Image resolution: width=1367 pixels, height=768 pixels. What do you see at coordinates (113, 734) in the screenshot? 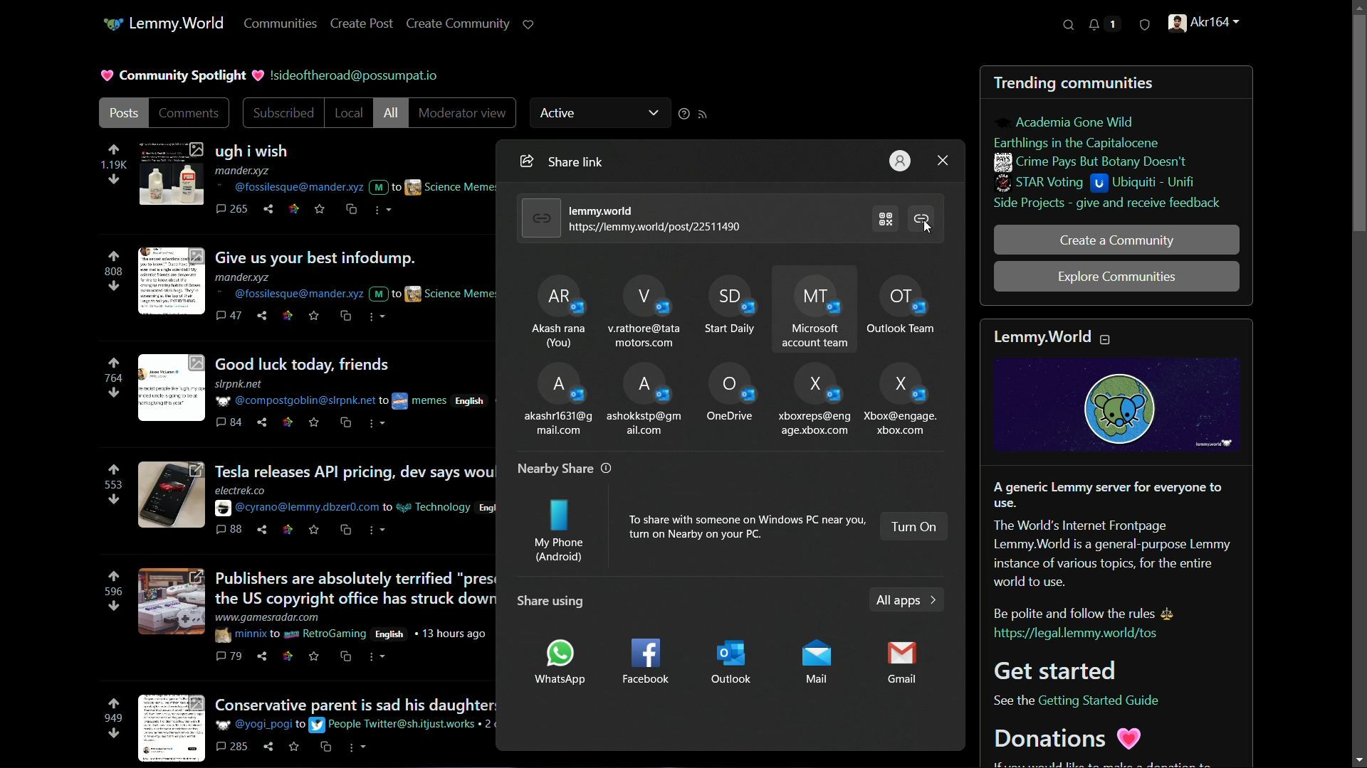
I see `downvote` at bounding box center [113, 734].